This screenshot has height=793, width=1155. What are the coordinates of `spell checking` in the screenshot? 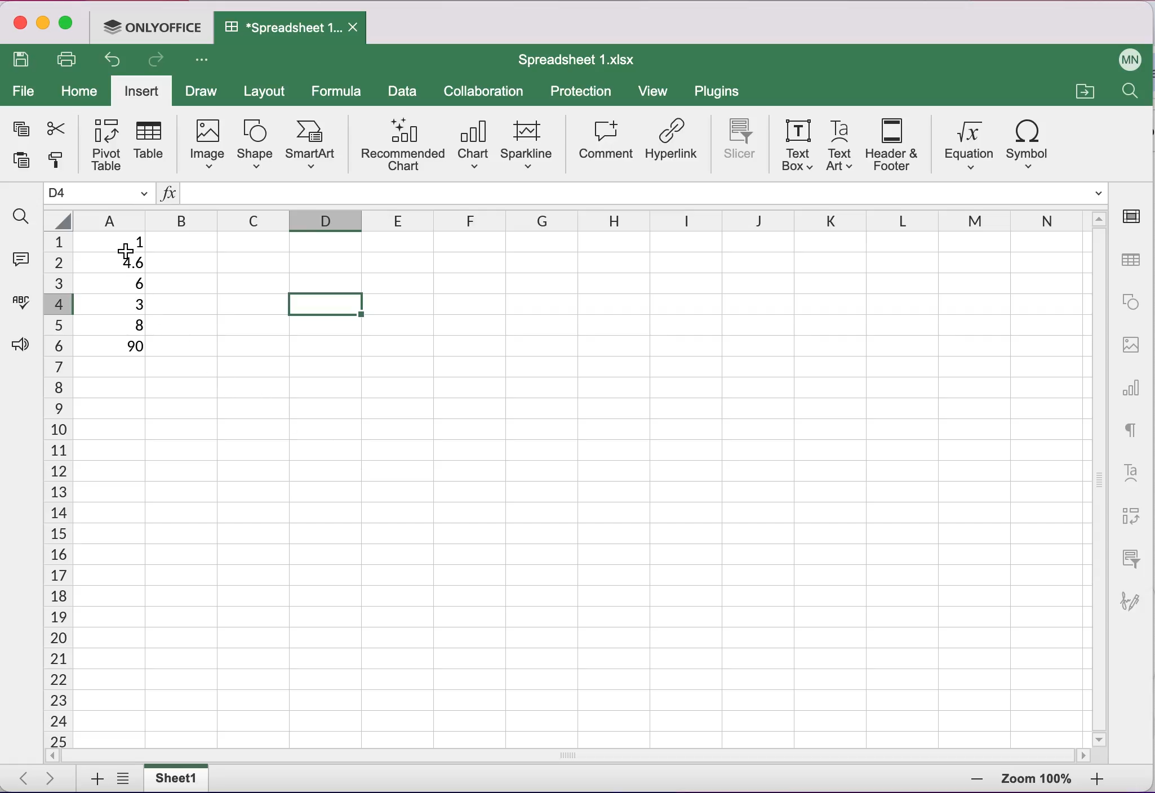 It's located at (20, 302).